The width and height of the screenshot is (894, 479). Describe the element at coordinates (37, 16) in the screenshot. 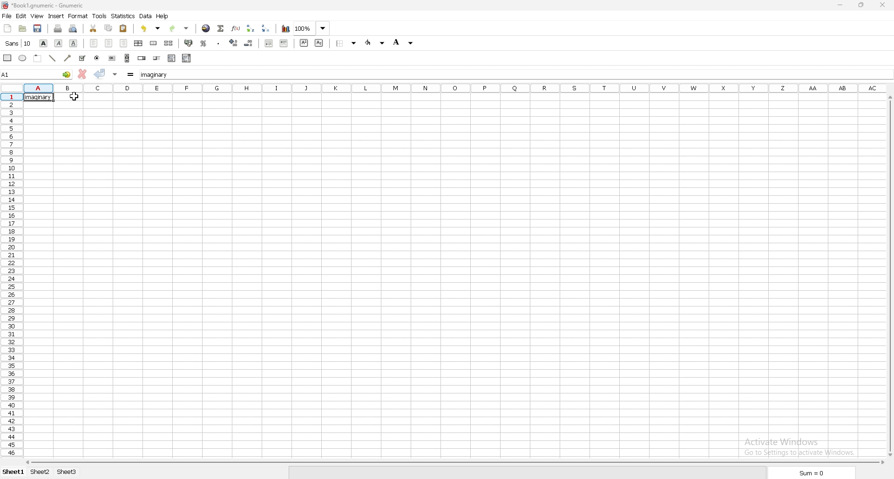

I see `view` at that location.